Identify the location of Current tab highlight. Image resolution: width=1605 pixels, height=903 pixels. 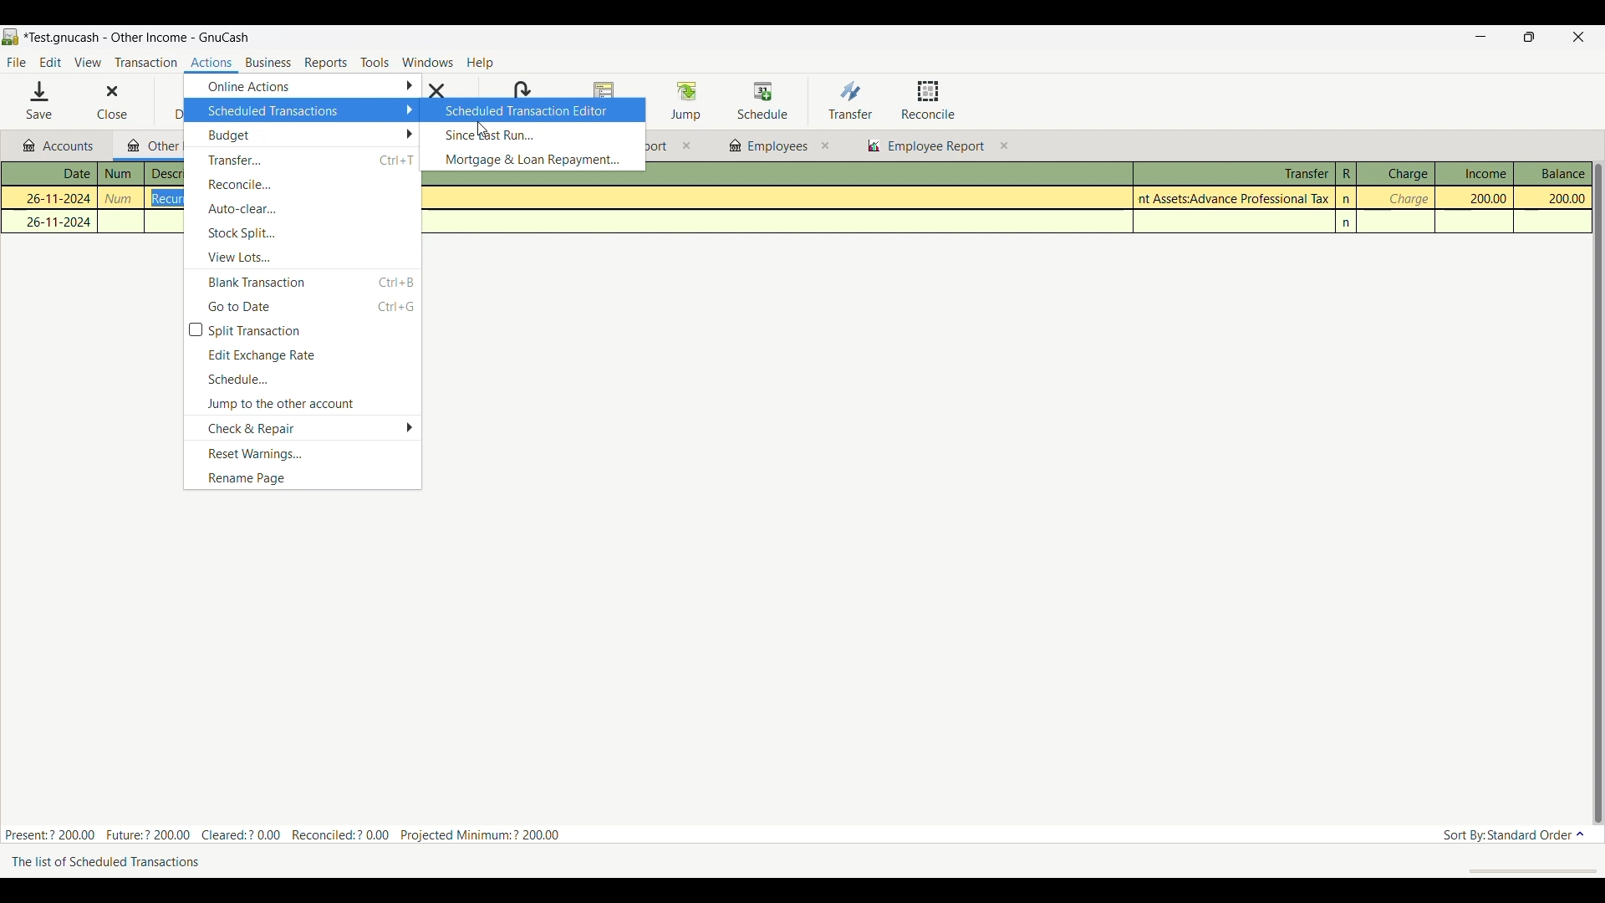
(146, 144).